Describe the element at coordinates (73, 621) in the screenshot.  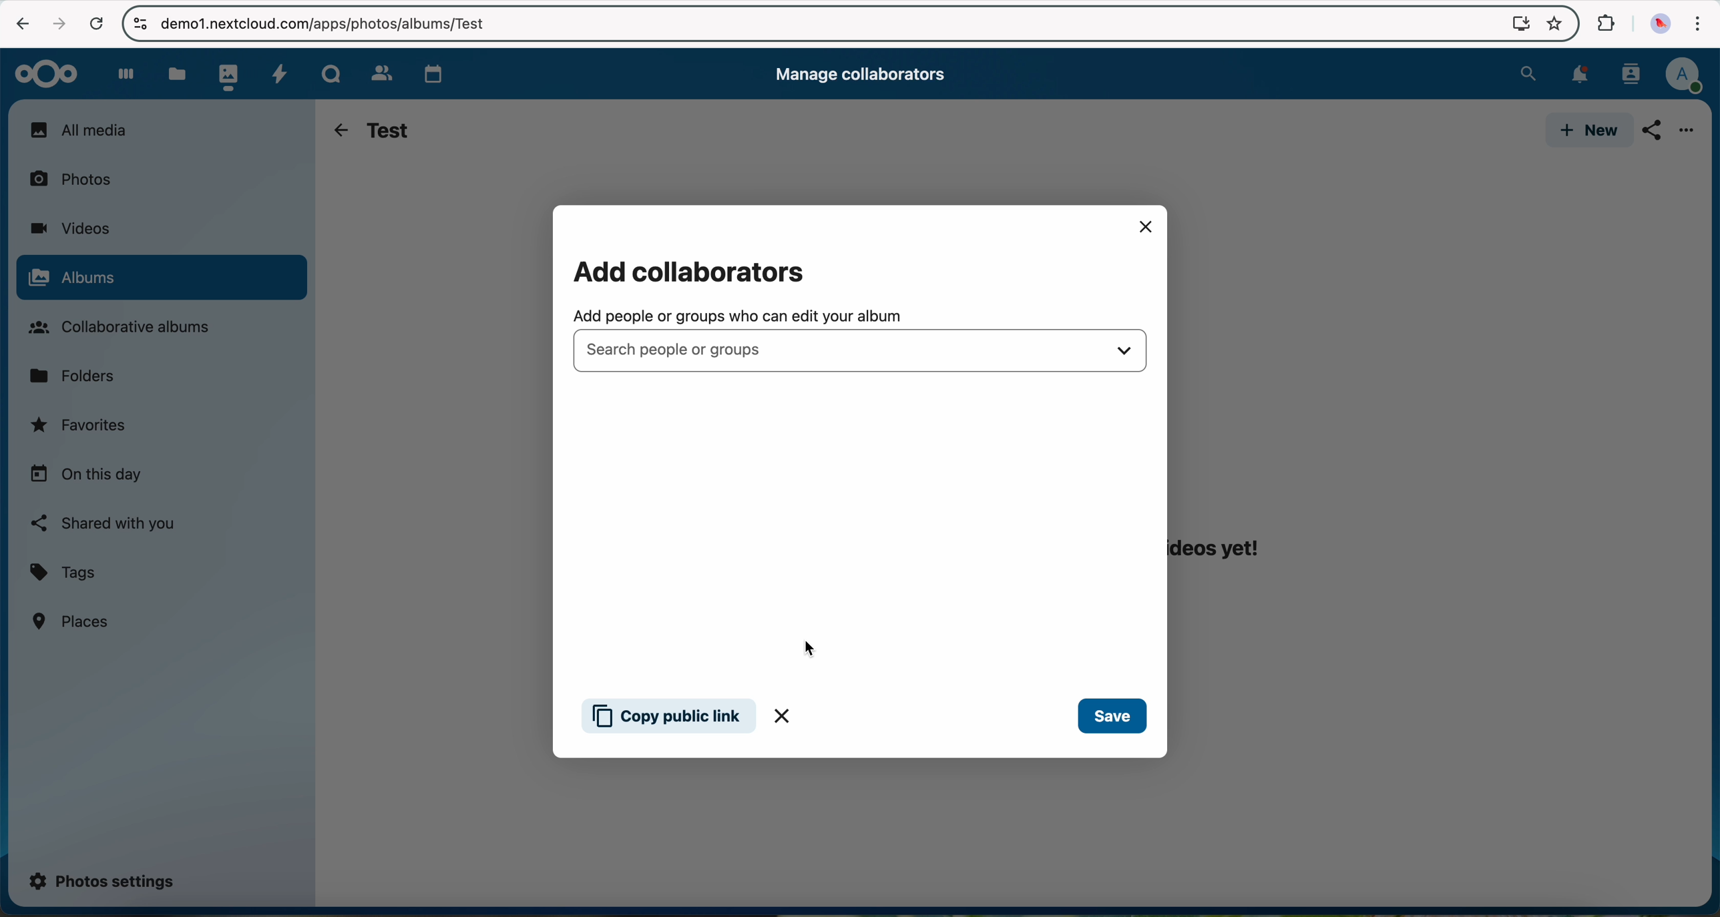
I see `places` at that location.